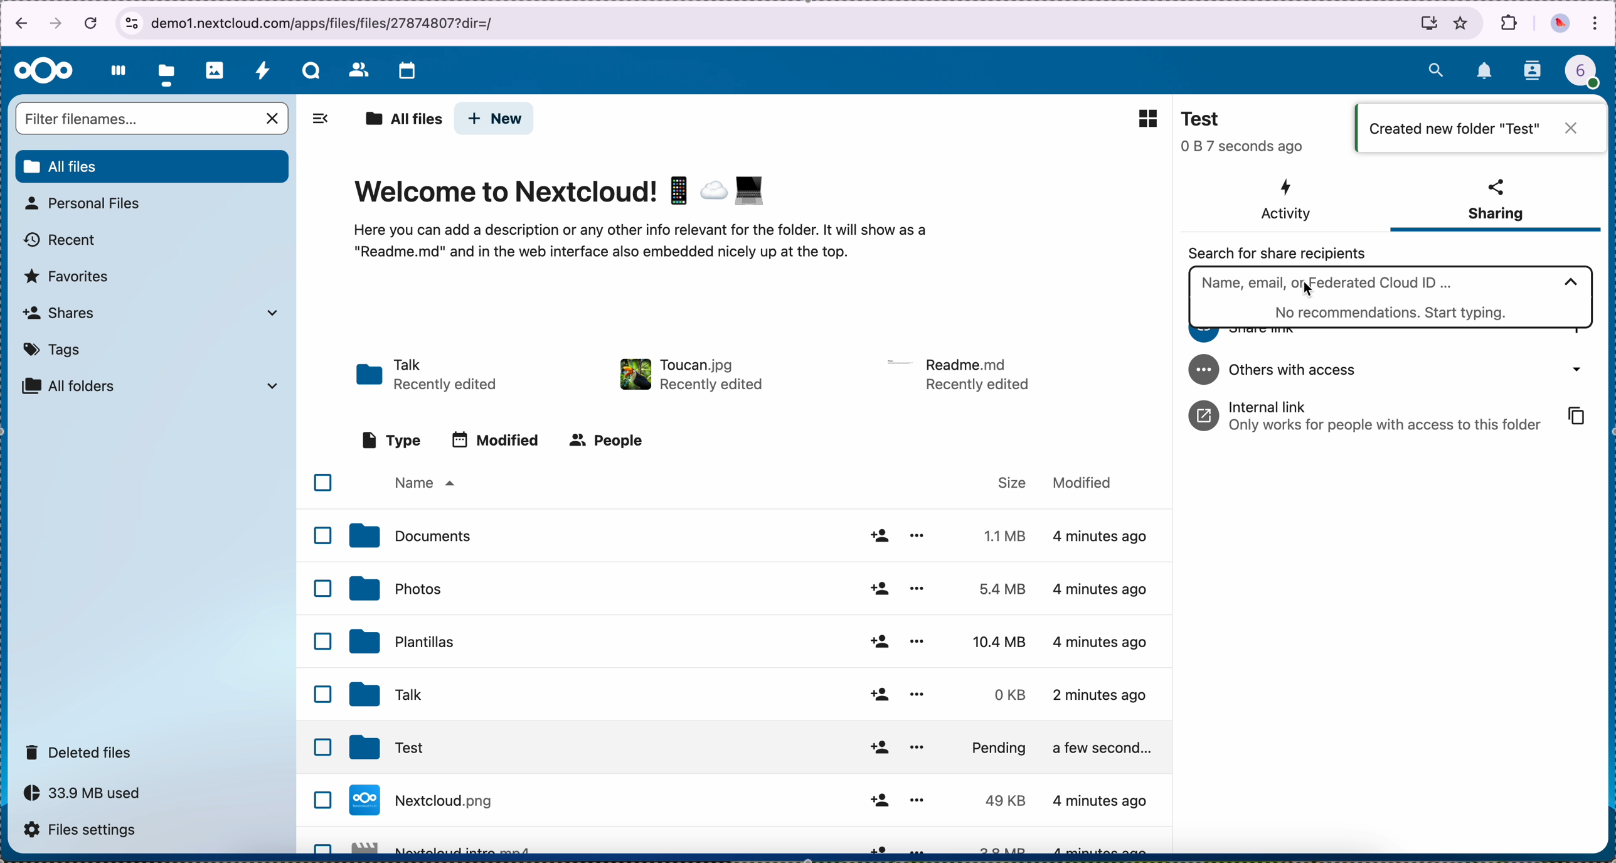 This screenshot has width=1616, height=863. Describe the element at coordinates (755, 538) in the screenshot. I see `documents` at that location.